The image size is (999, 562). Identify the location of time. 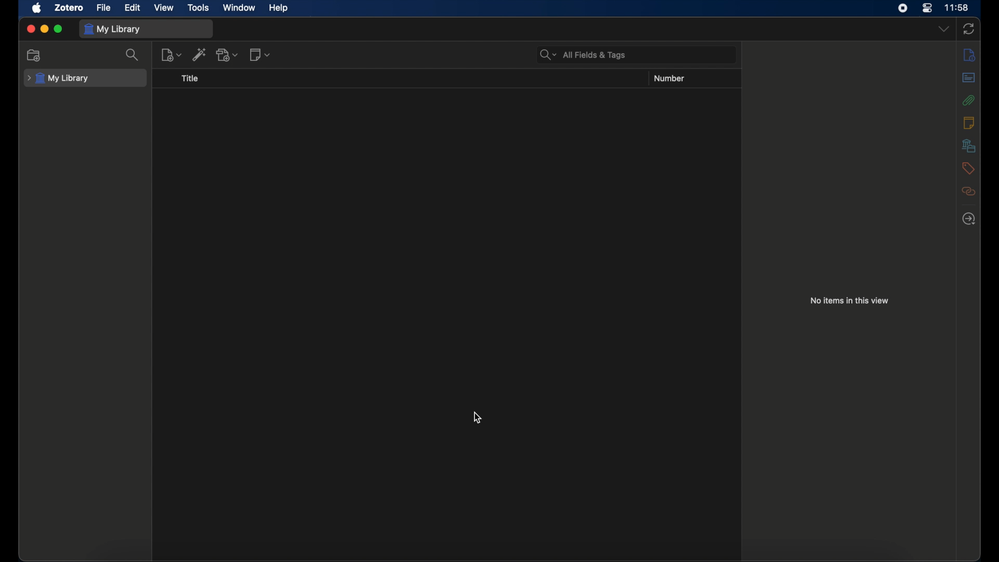
(956, 8).